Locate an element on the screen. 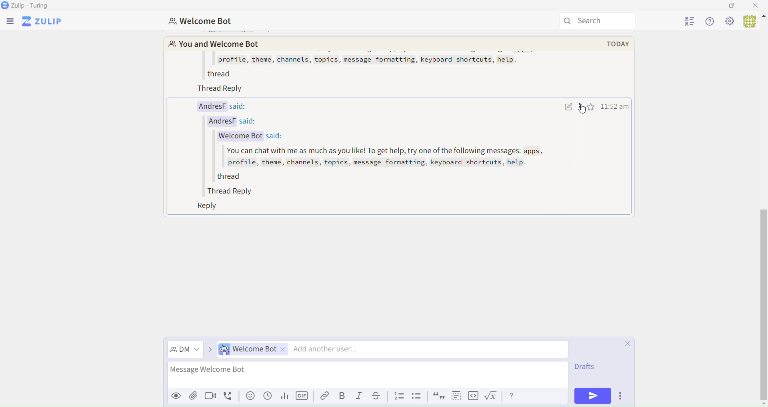 The image size is (768, 407). User List is located at coordinates (692, 22).